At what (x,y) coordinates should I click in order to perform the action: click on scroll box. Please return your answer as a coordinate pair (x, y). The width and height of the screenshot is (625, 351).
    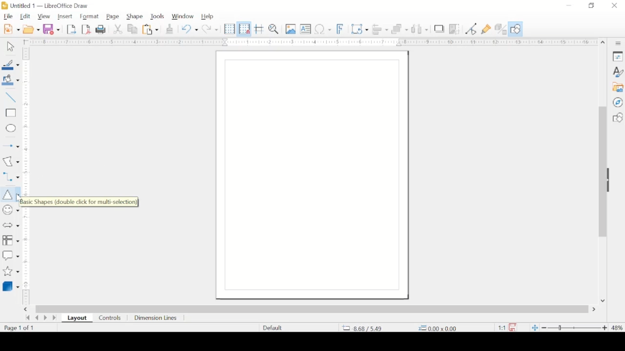
    Looking at the image, I should click on (601, 173).